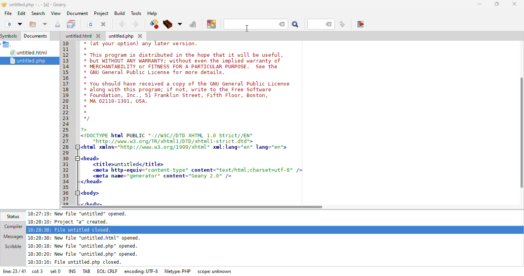  What do you see at coordinates (66, 113) in the screenshot?
I see `22` at bounding box center [66, 113].